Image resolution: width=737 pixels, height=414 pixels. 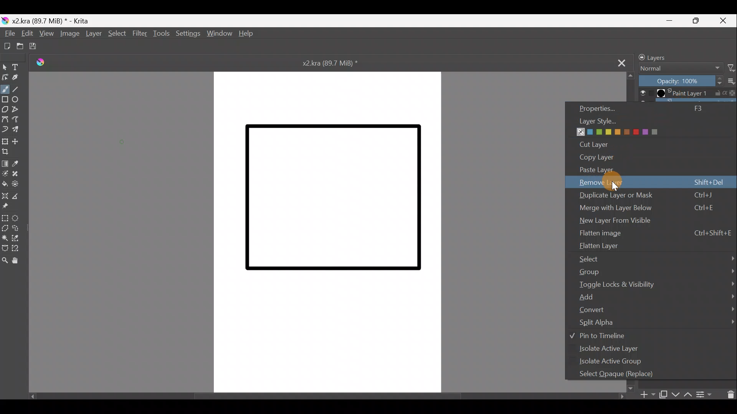 What do you see at coordinates (623, 374) in the screenshot?
I see `Select opaque (replace)` at bounding box center [623, 374].